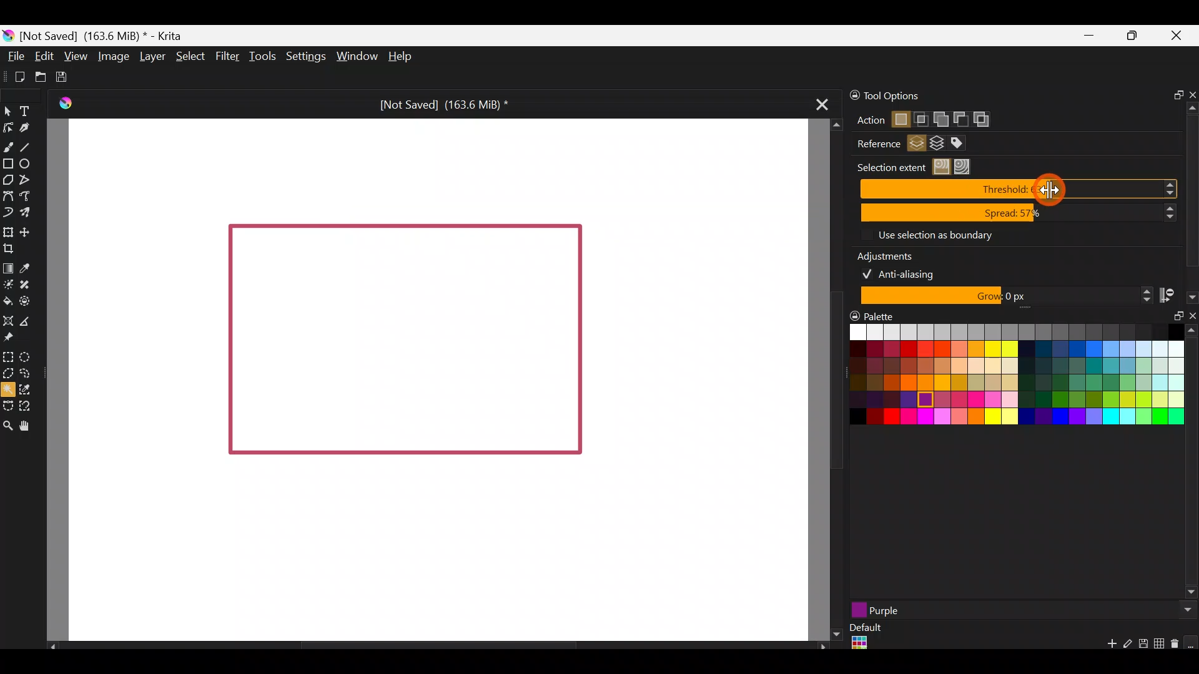 The height and width of the screenshot is (674, 1199). Describe the element at coordinates (404, 341) in the screenshot. I see `Rectangle shape on Canvas` at that location.